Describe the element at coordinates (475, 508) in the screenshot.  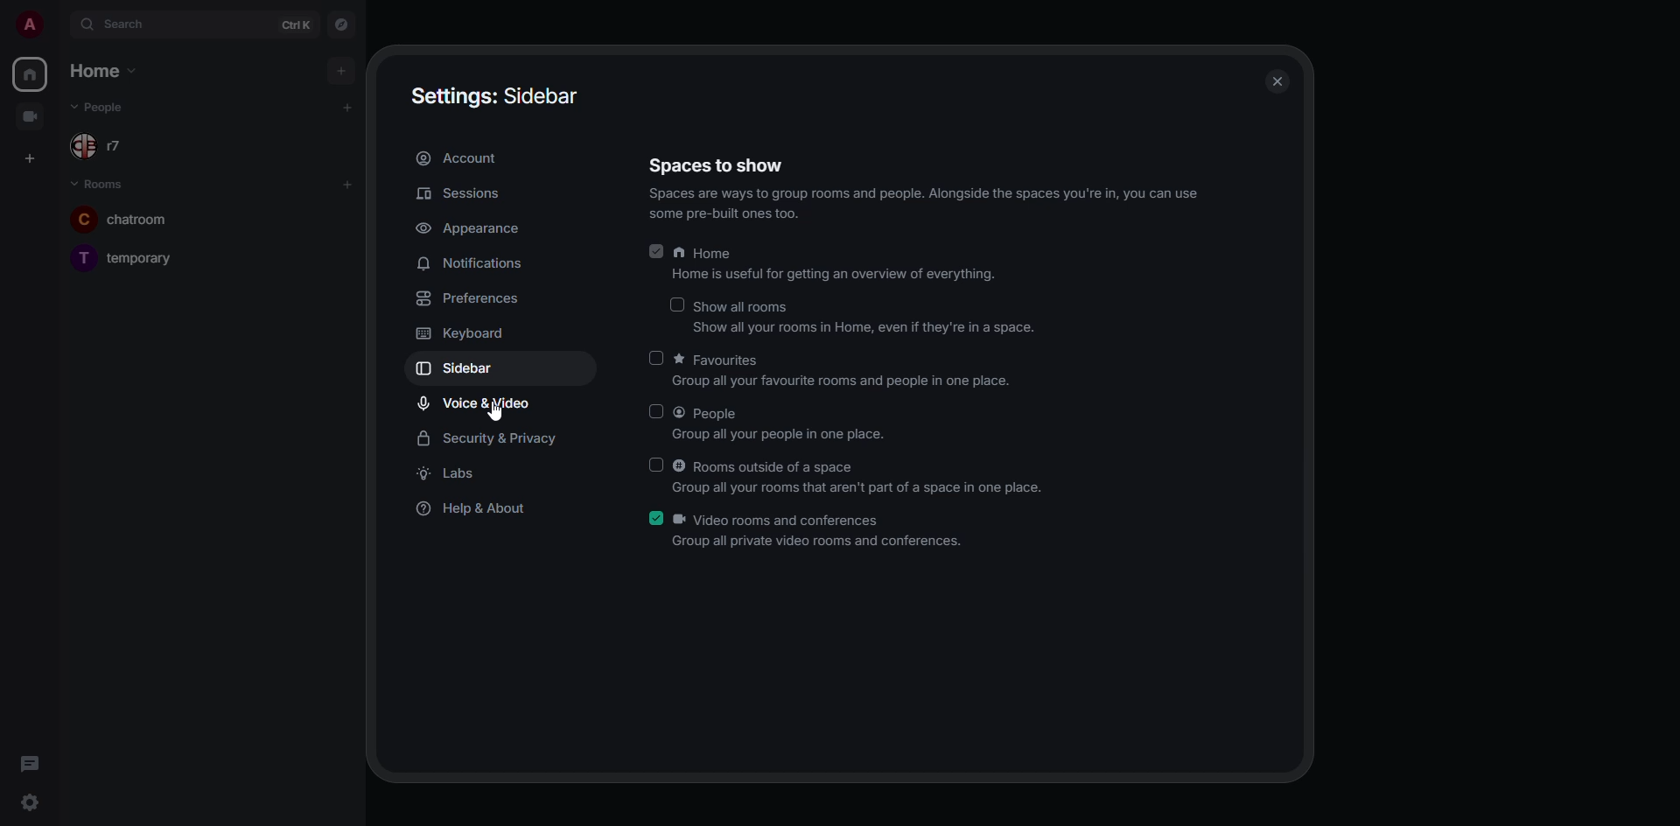
I see `help & about` at that location.